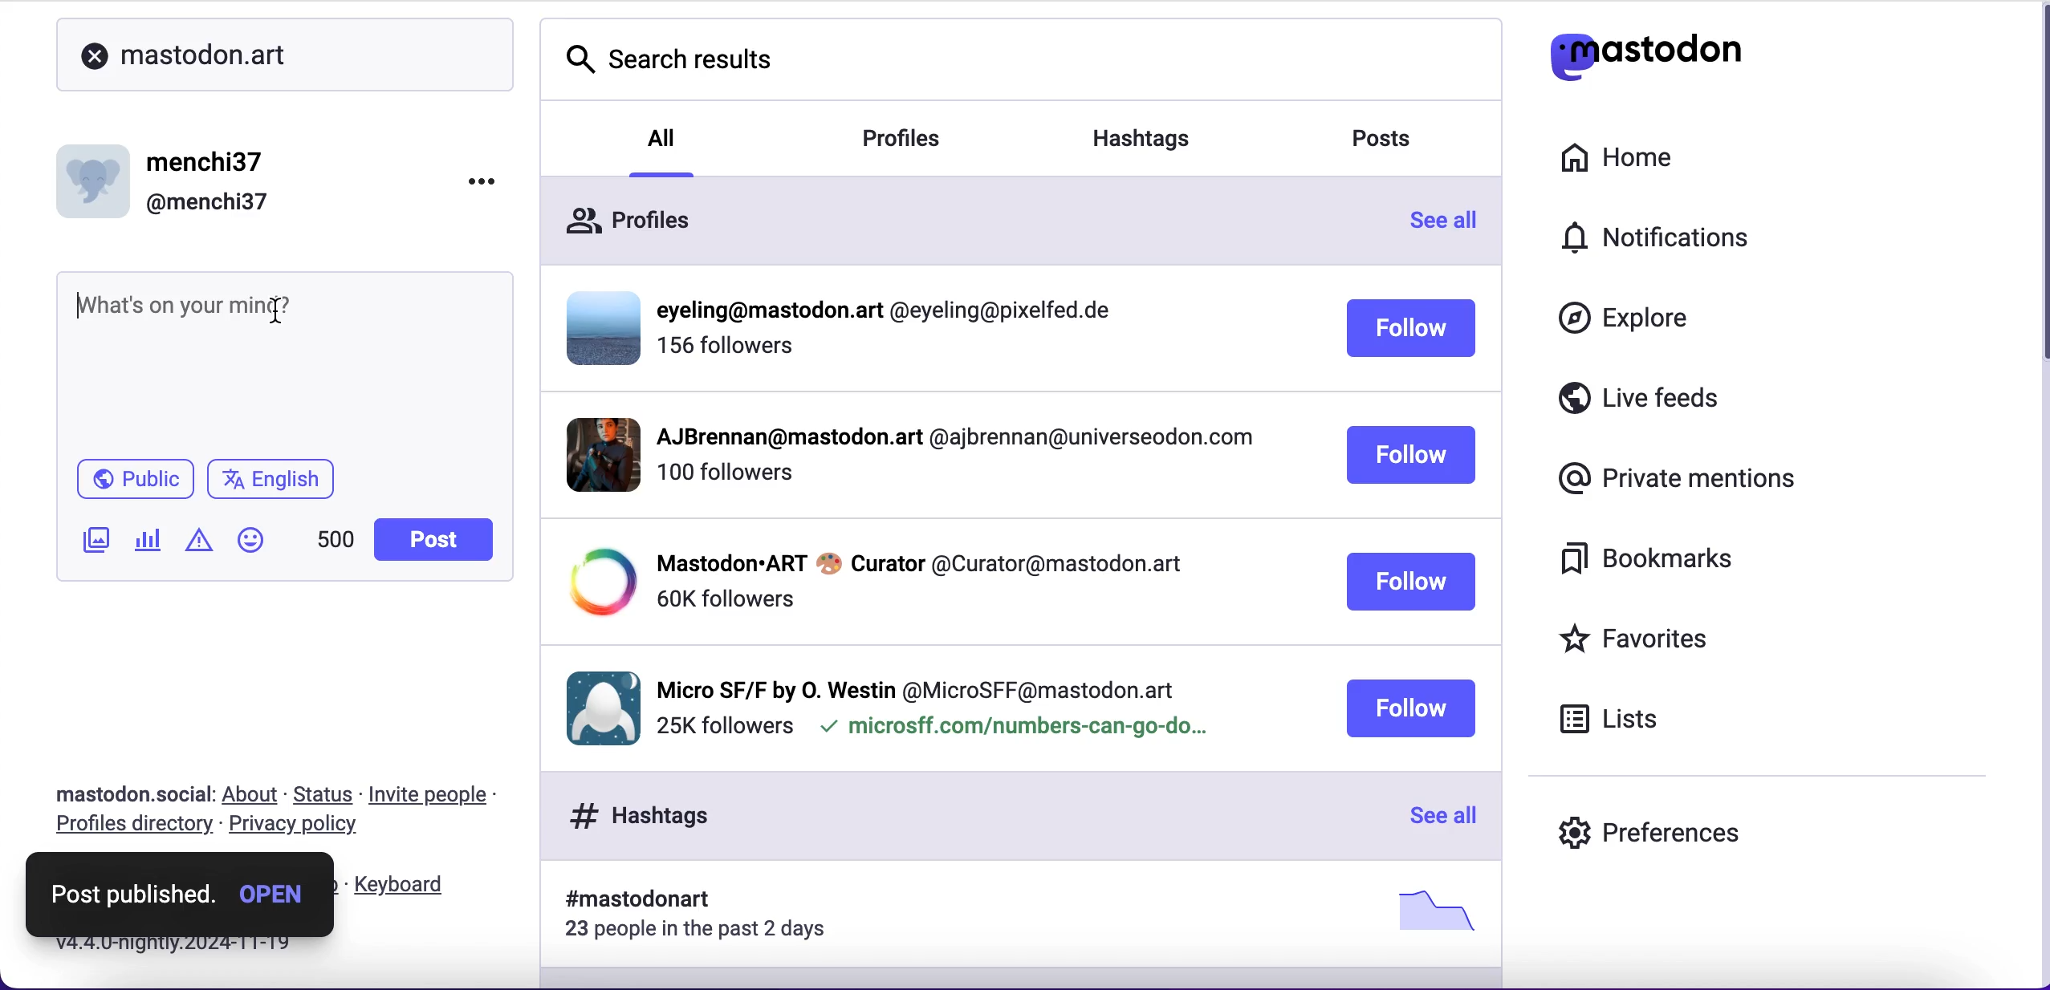  What do you see at coordinates (487, 181) in the screenshot?
I see `options` at bounding box center [487, 181].